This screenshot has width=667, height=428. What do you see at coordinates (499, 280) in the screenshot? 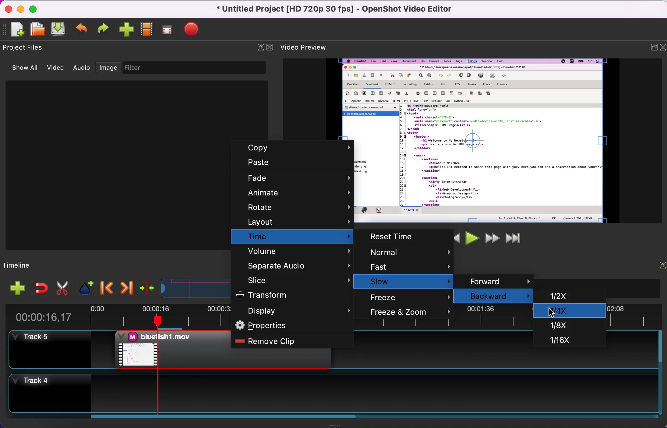
I see `forward` at bounding box center [499, 280].